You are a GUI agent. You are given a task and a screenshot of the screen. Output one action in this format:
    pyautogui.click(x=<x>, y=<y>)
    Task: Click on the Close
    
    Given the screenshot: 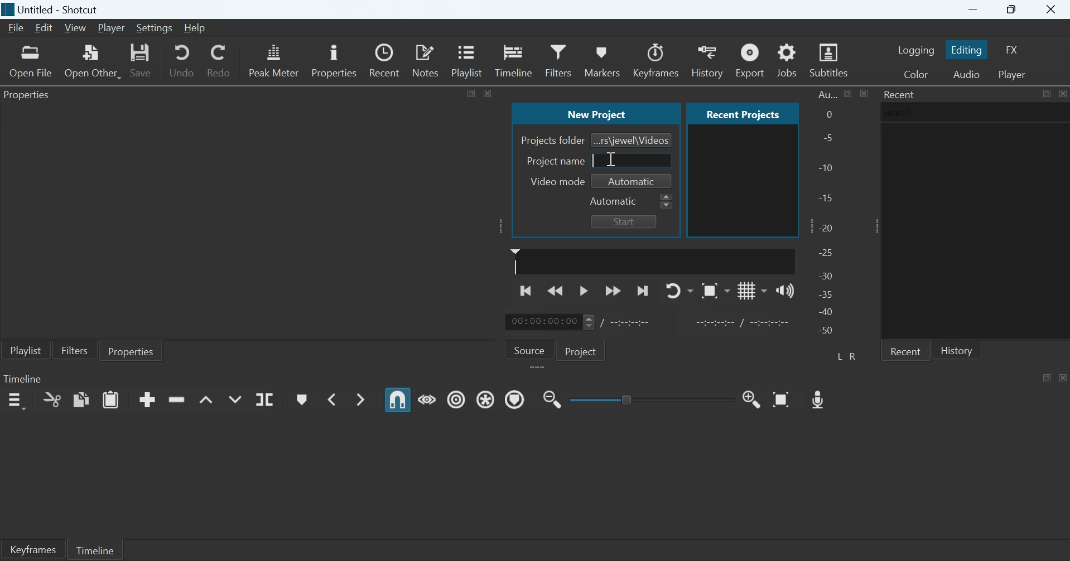 What is the action you would take?
    pyautogui.click(x=1052, y=10)
    